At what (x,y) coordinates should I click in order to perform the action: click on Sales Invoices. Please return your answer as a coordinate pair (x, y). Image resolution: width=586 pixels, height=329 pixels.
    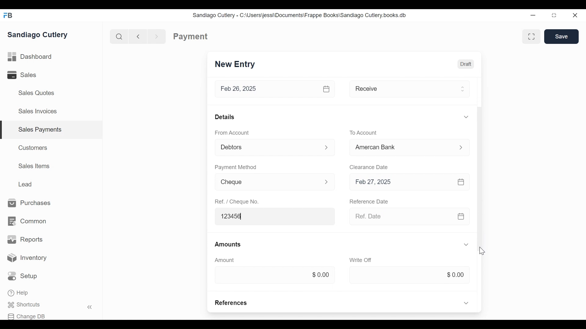
    Looking at the image, I should click on (38, 112).